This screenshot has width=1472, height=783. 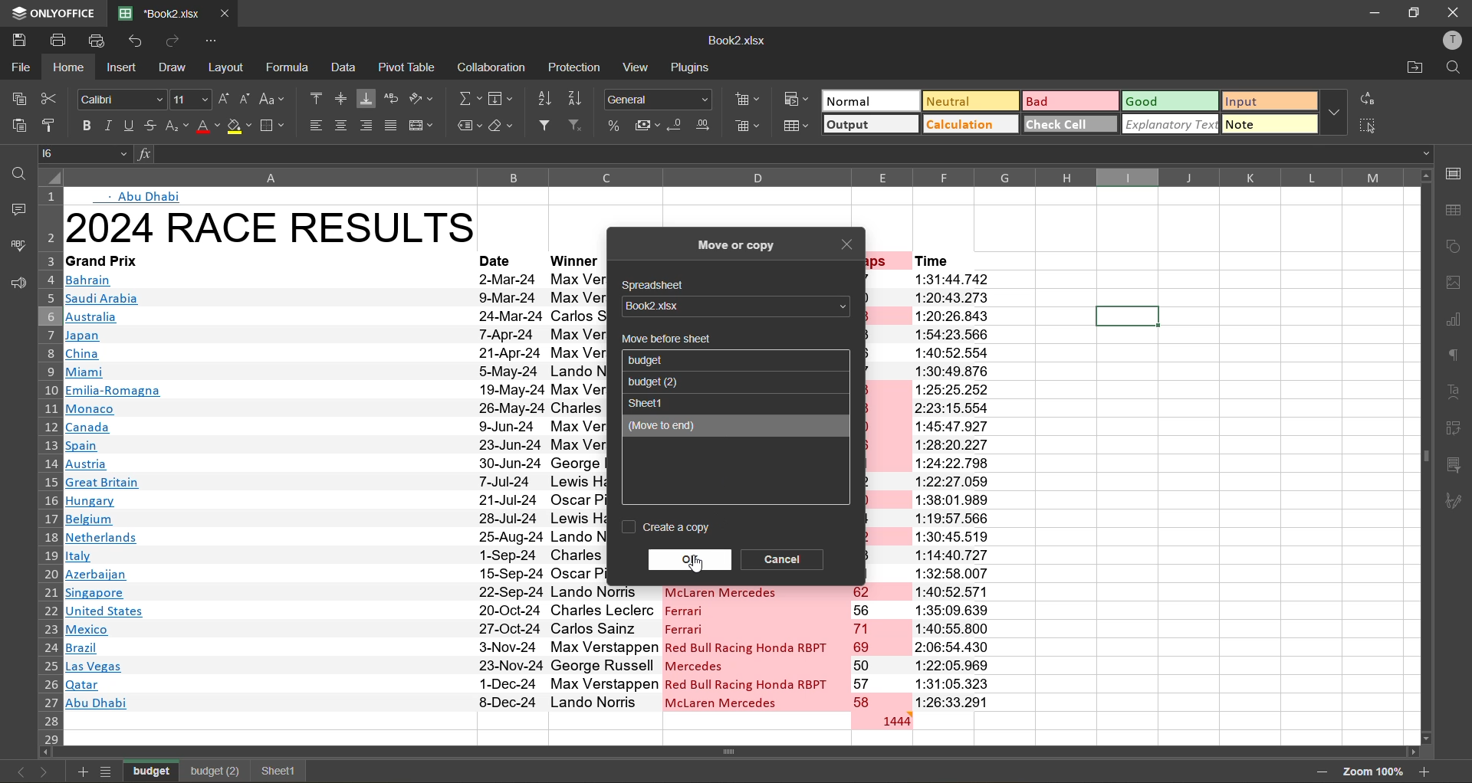 What do you see at coordinates (879, 648) in the screenshot?
I see `laps` at bounding box center [879, 648].